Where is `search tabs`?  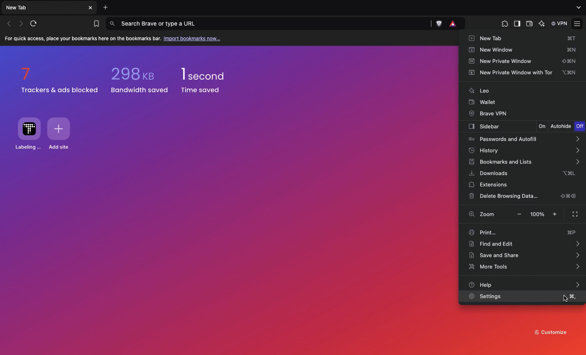
search tabs is located at coordinates (578, 8).